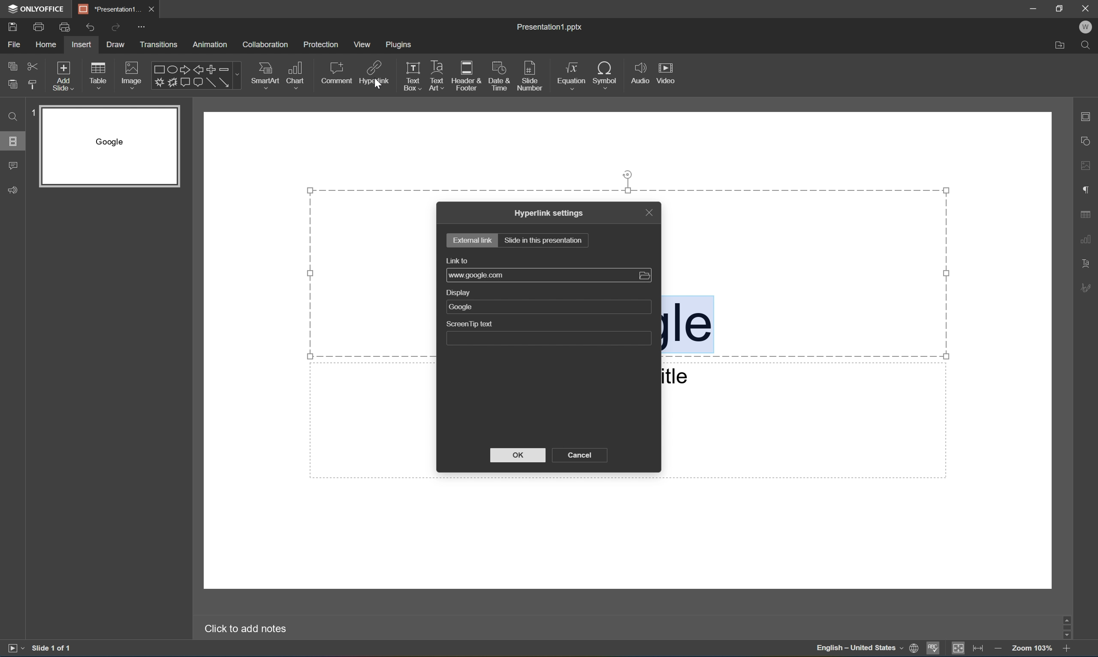 This screenshot has height=657, width=1098. I want to click on Print file, so click(39, 28).